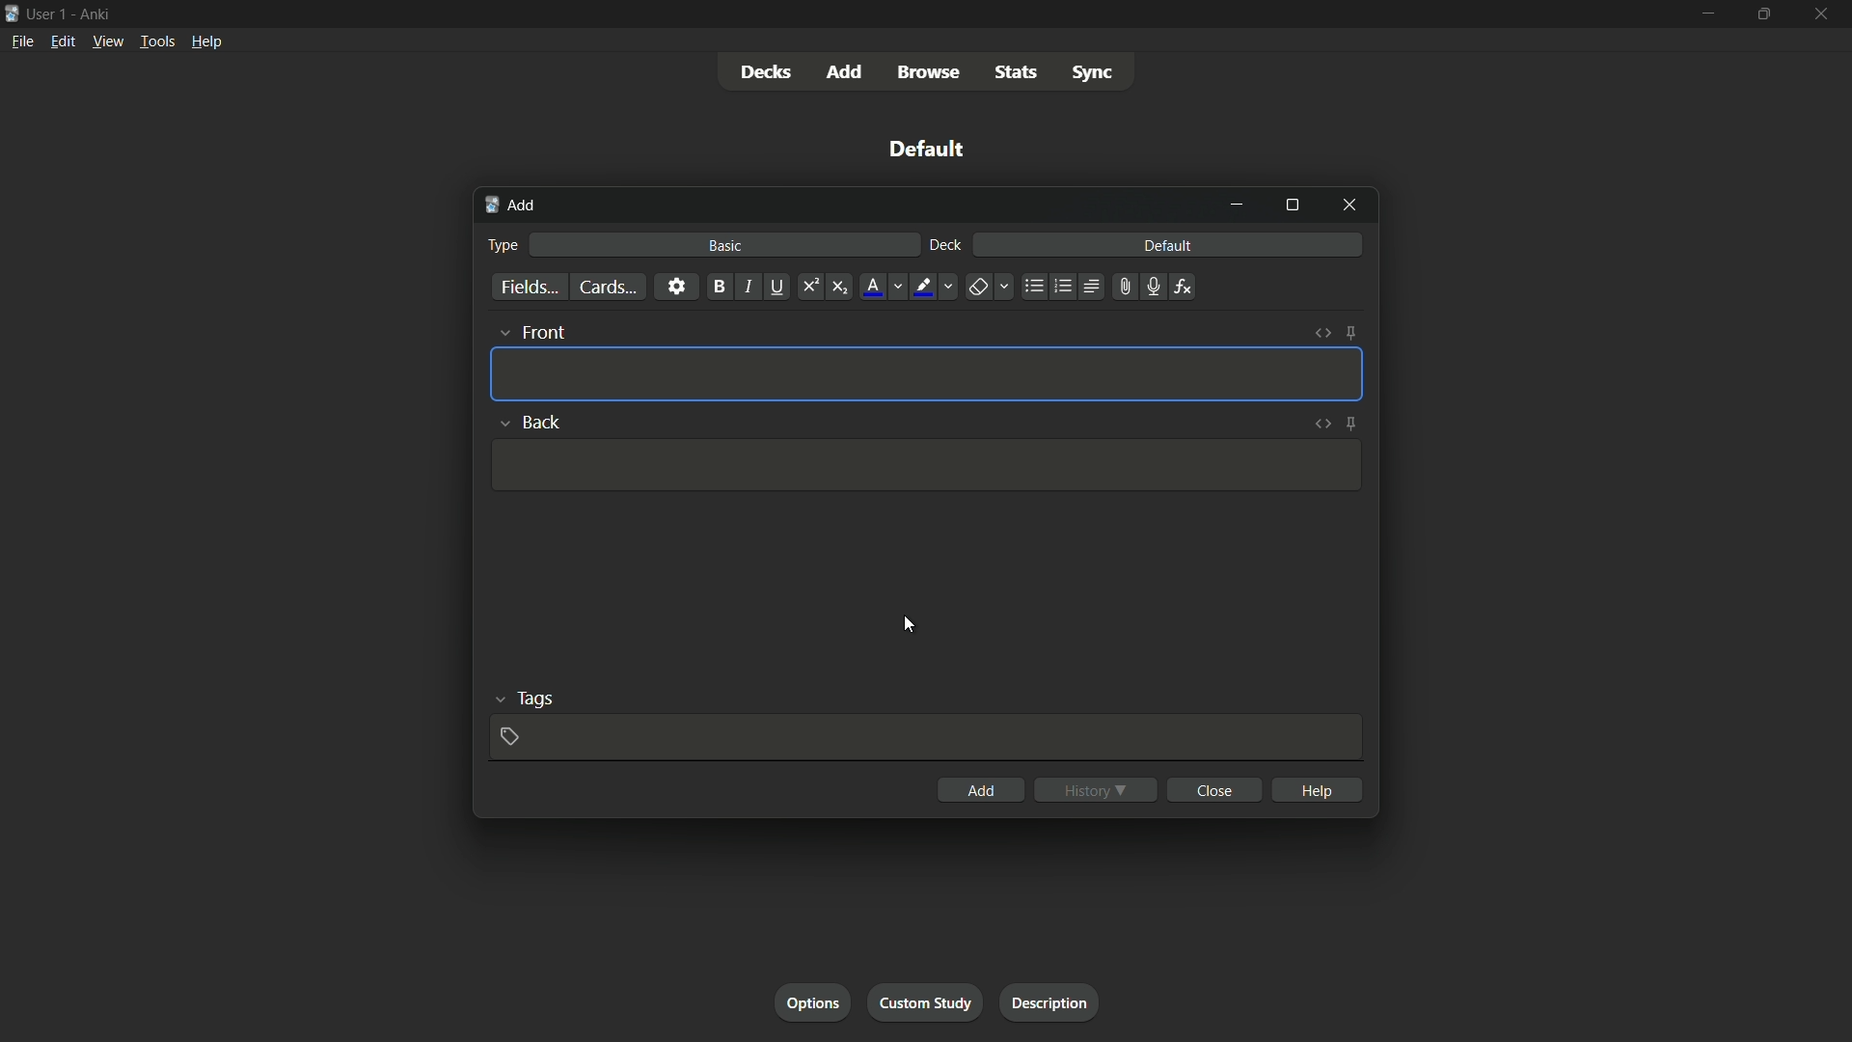  I want to click on close, so click(1349, 206).